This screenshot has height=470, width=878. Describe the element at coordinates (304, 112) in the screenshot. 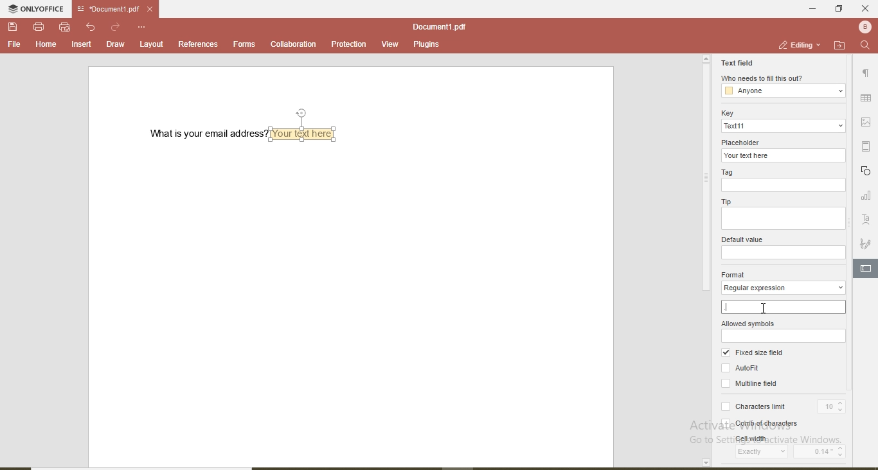

I see `position text box` at that location.